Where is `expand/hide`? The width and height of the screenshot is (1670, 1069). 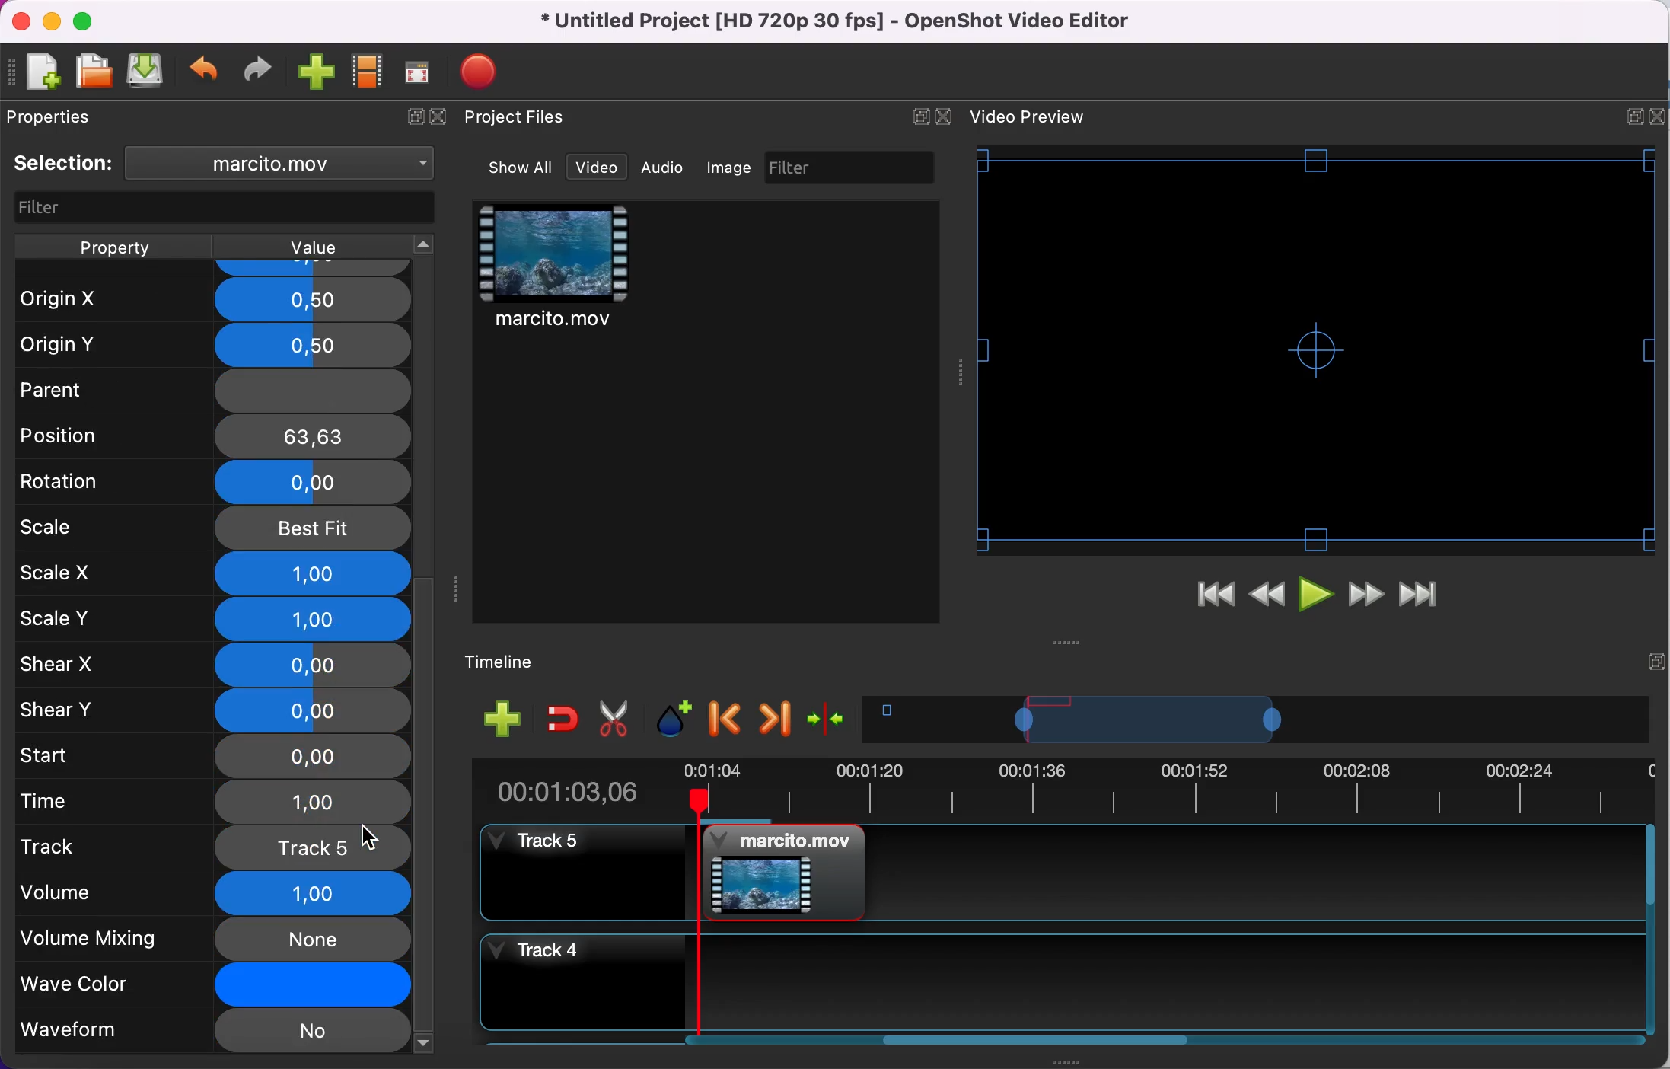 expand/hide is located at coordinates (411, 118).